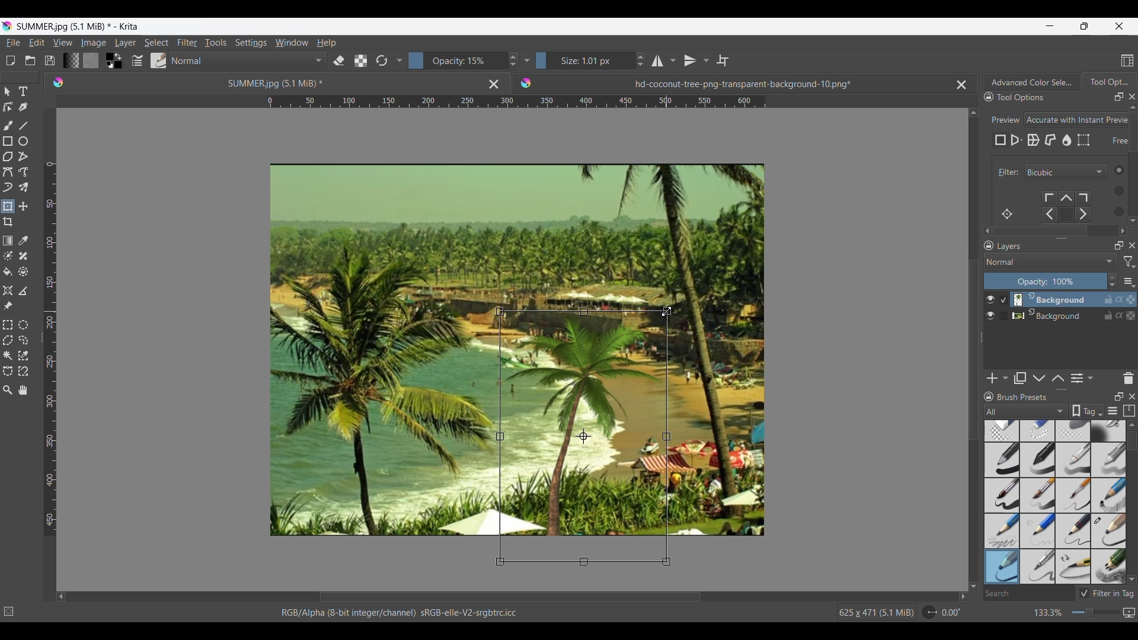  Describe the element at coordinates (405, 613) in the screenshot. I see `RGB/Alpha (8-bit integer/channel) sRGB-elle-V2-srgbtrc.icc` at that location.